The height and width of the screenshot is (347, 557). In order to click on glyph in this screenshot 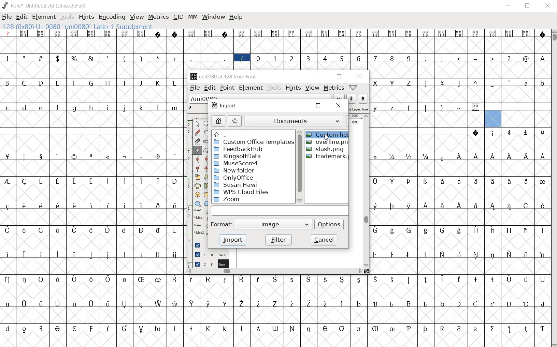, I will do `click(108, 304)`.